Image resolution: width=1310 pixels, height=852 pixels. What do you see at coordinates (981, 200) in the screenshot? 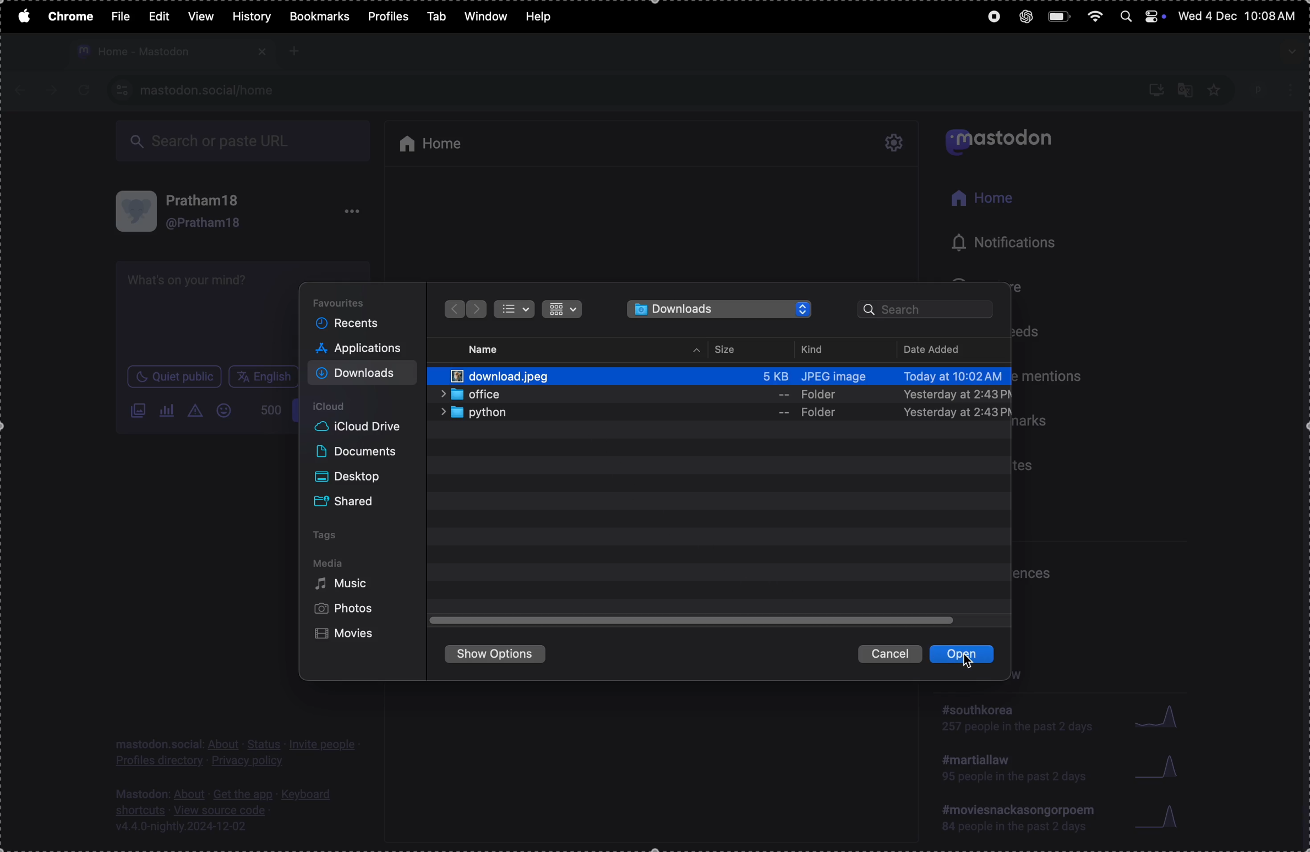
I see `Home` at bounding box center [981, 200].